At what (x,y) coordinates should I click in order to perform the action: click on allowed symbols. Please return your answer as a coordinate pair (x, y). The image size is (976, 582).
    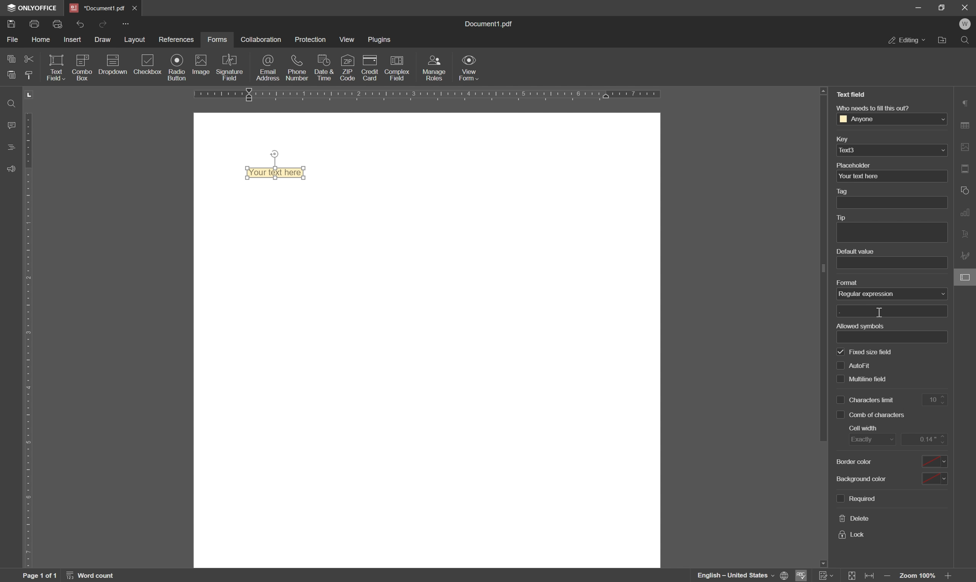
    Looking at the image, I should click on (859, 325).